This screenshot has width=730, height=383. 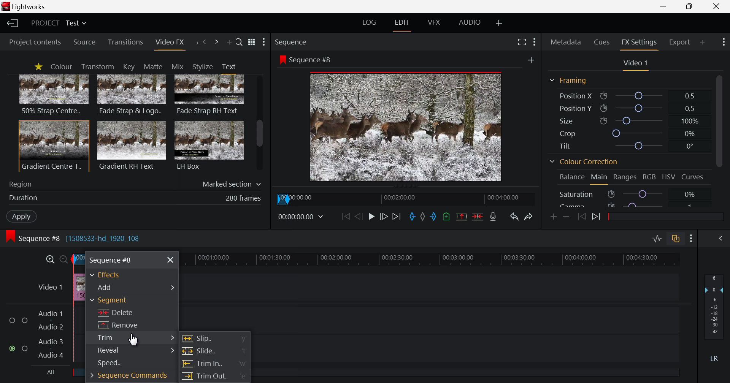 I want to click on Close Menu, so click(x=171, y=260).